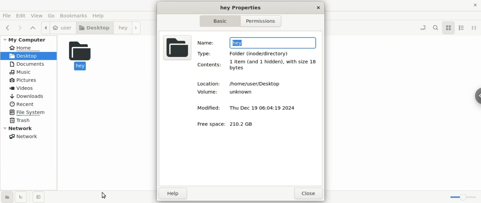 Image resolution: width=481 pixels, height=203 pixels. Describe the element at coordinates (475, 4) in the screenshot. I see `close` at that location.